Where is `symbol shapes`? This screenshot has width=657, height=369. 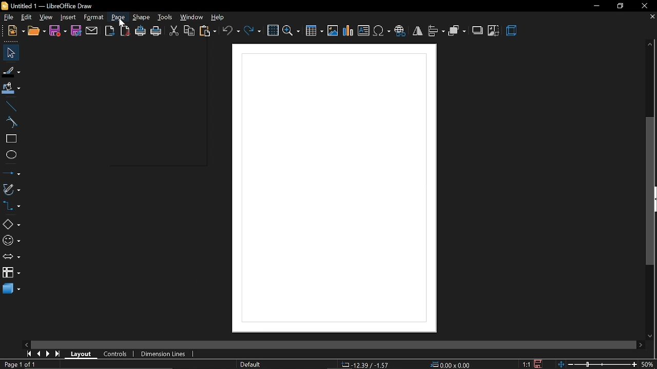
symbol shapes is located at coordinates (11, 242).